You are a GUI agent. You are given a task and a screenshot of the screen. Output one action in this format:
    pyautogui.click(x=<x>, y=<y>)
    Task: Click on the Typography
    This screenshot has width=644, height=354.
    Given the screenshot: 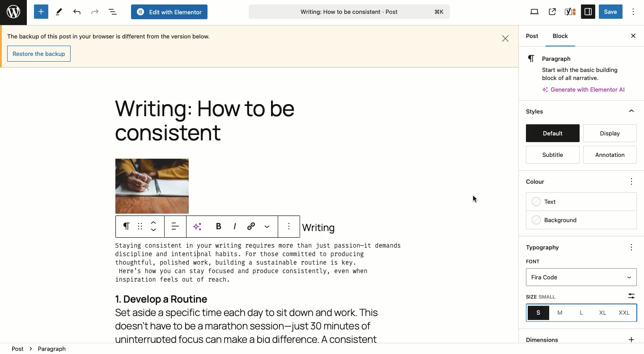 What is the action you would take?
    pyautogui.click(x=548, y=247)
    